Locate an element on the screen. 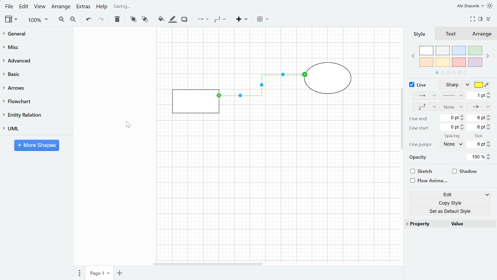 This screenshot has height=280, width=497. Help is located at coordinates (102, 7).